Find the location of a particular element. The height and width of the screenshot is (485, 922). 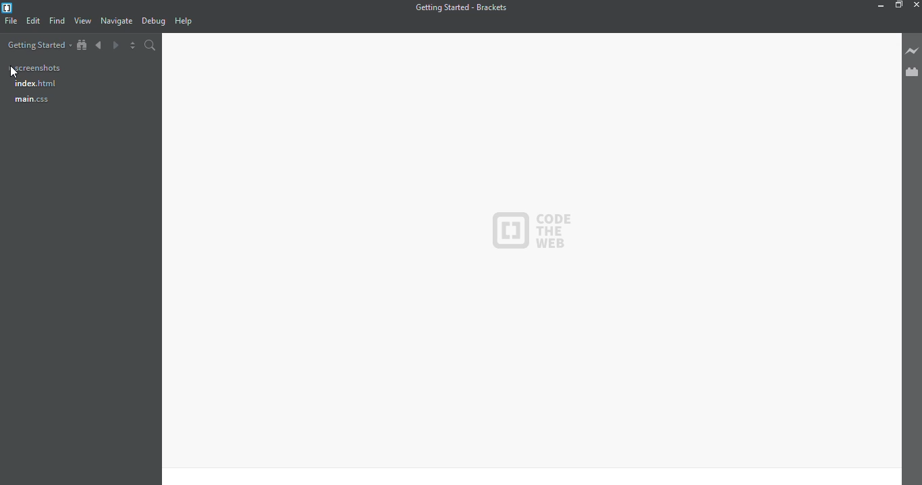

index.html (Getting Started) - Brackets is located at coordinates (464, 7).